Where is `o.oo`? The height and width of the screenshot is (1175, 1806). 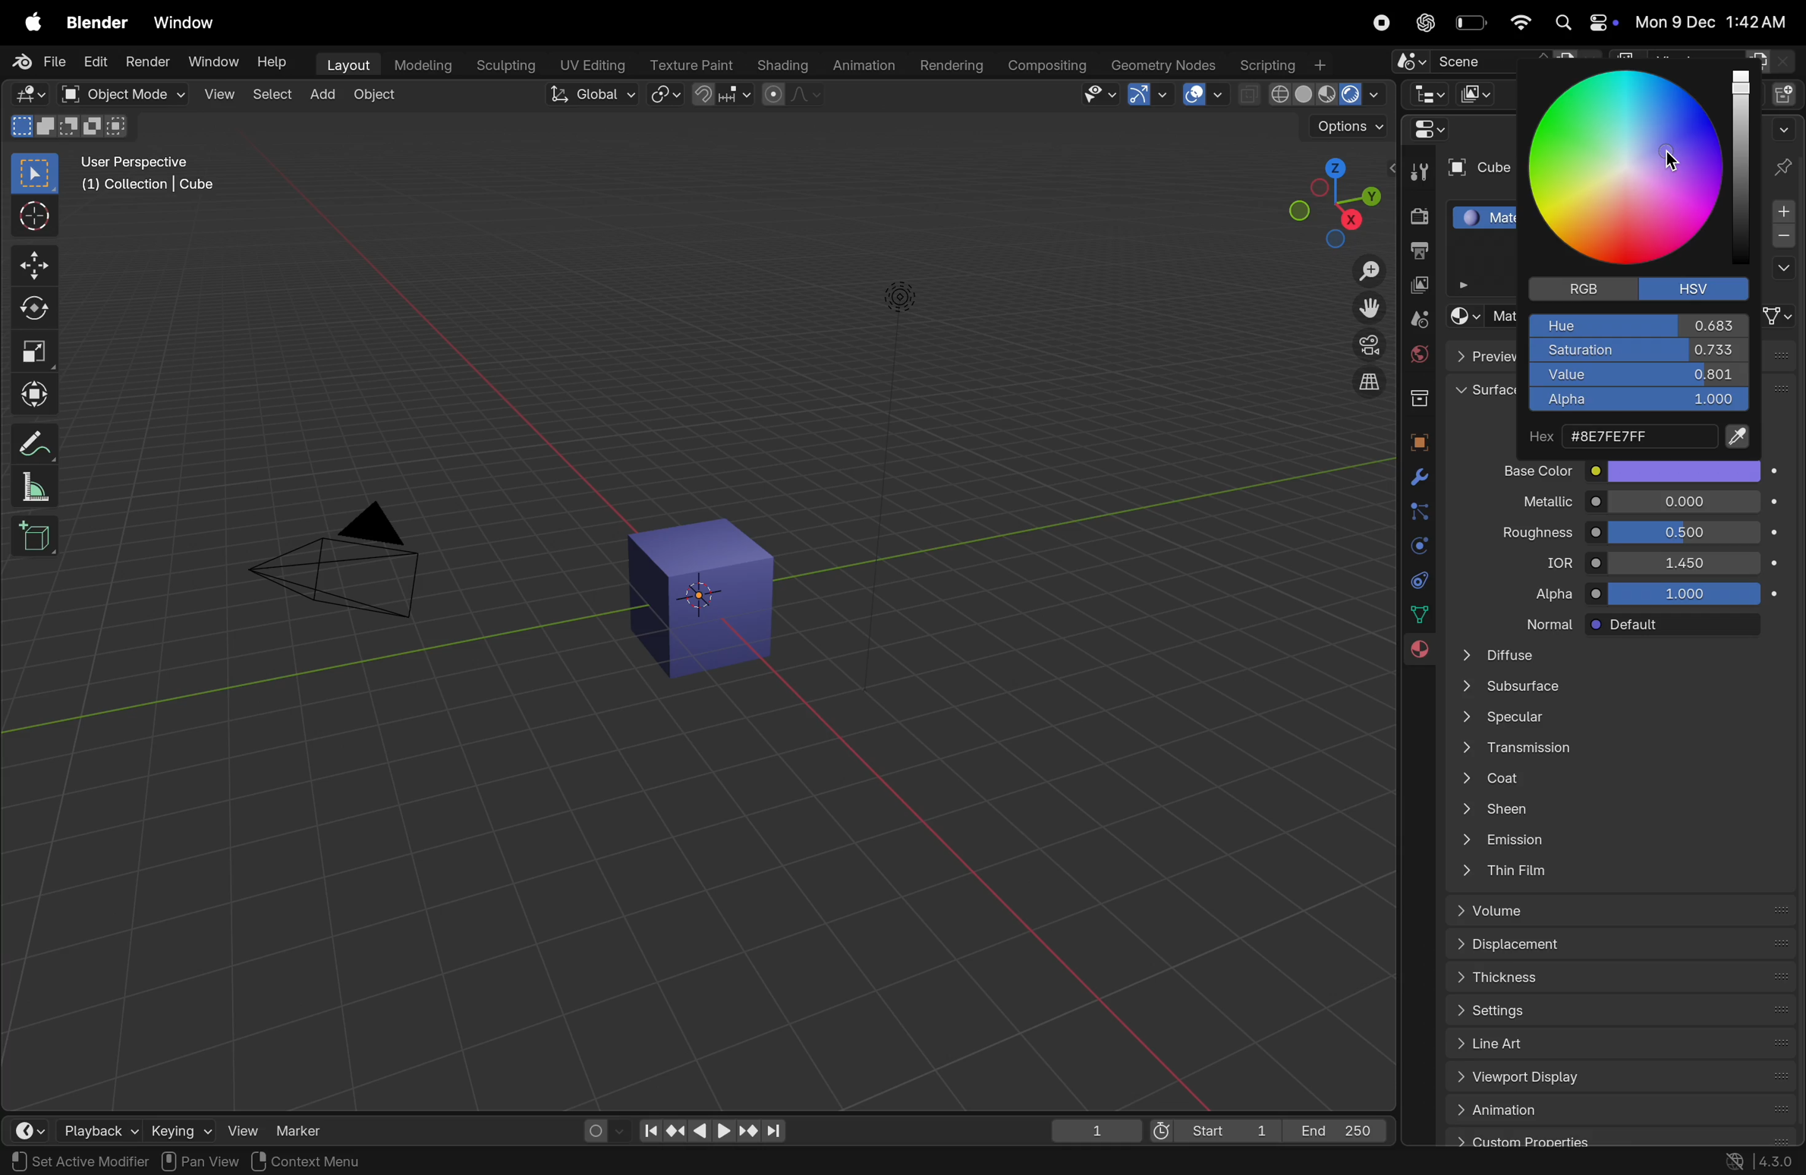 o.oo is located at coordinates (1685, 502).